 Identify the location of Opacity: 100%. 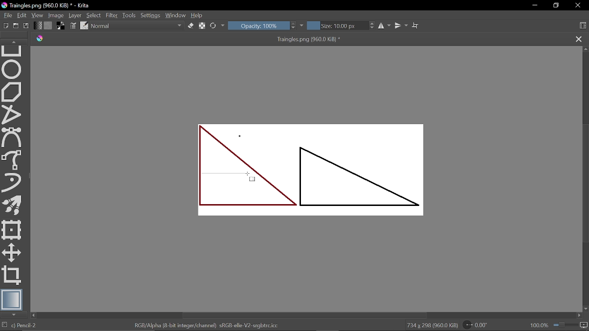
(258, 26).